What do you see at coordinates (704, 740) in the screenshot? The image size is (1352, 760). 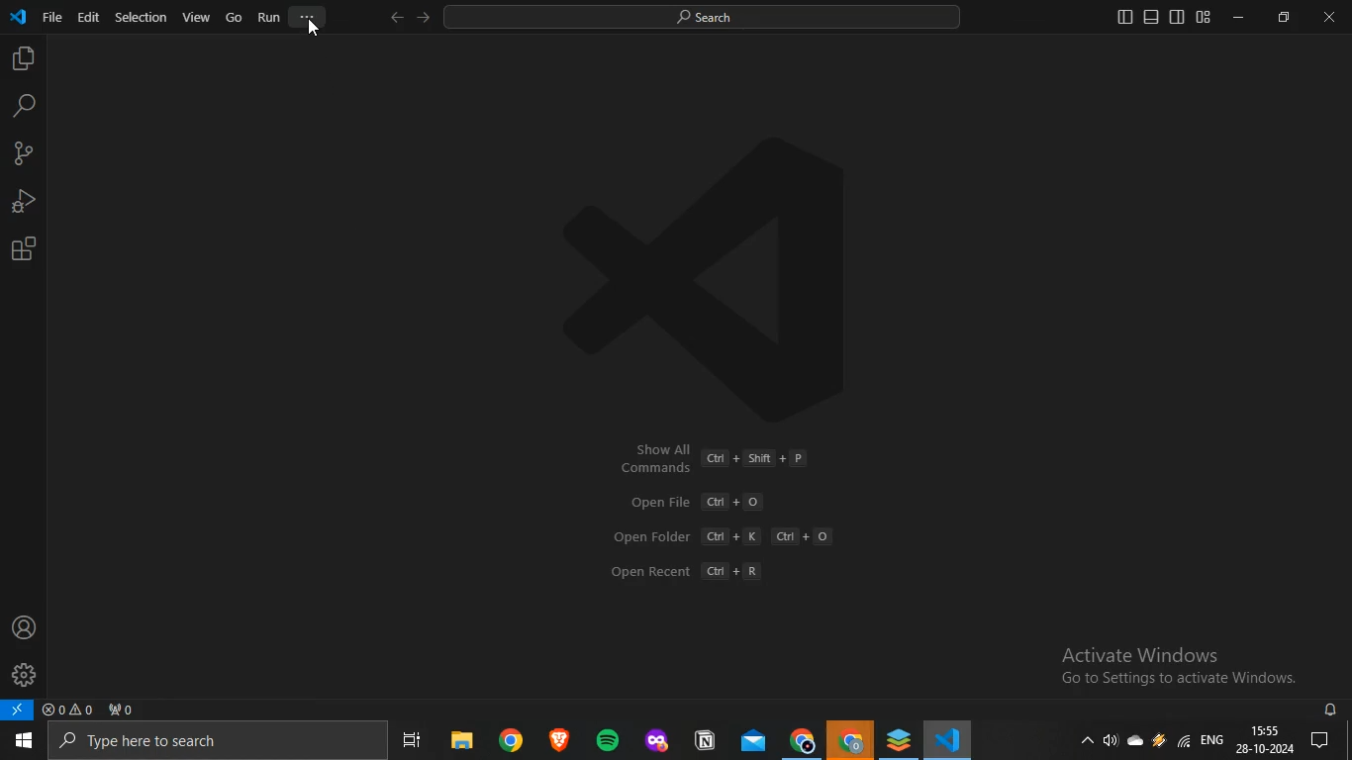 I see `notion` at bounding box center [704, 740].